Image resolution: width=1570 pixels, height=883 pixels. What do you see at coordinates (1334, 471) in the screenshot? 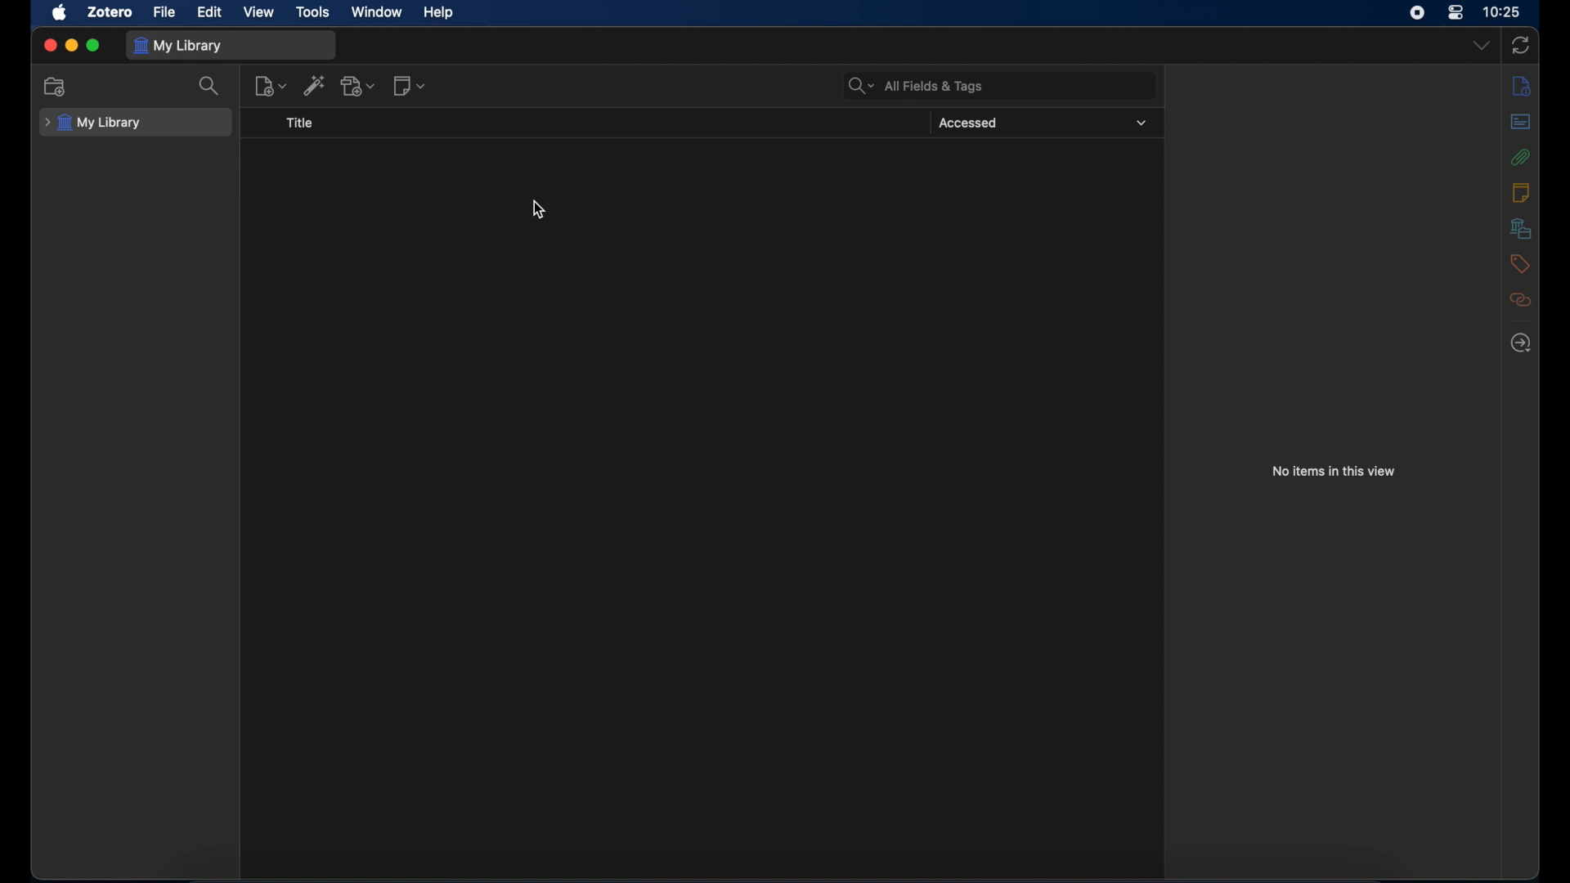
I see `no items in this view` at bounding box center [1334, 471].